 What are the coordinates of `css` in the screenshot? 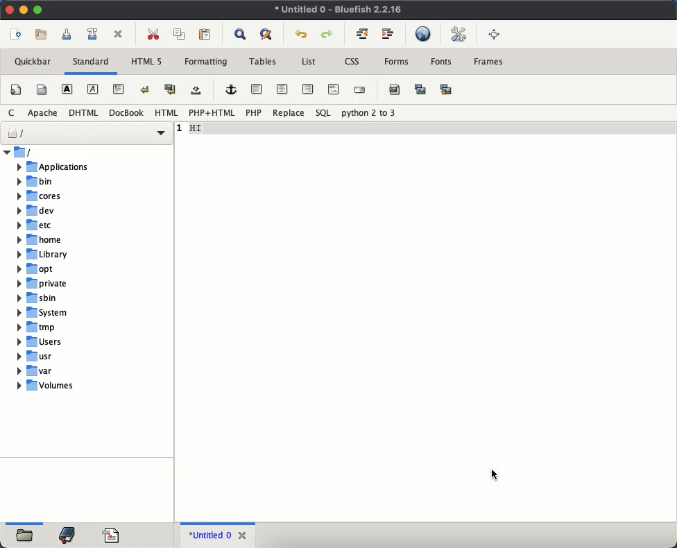 It's located at (352, 61).